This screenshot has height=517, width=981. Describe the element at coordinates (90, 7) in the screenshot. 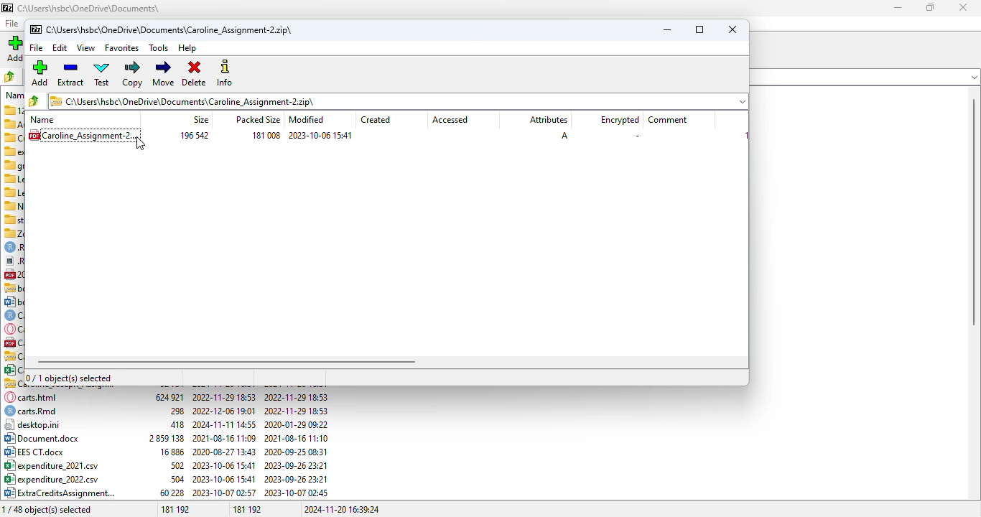

I see `file name` at that location.